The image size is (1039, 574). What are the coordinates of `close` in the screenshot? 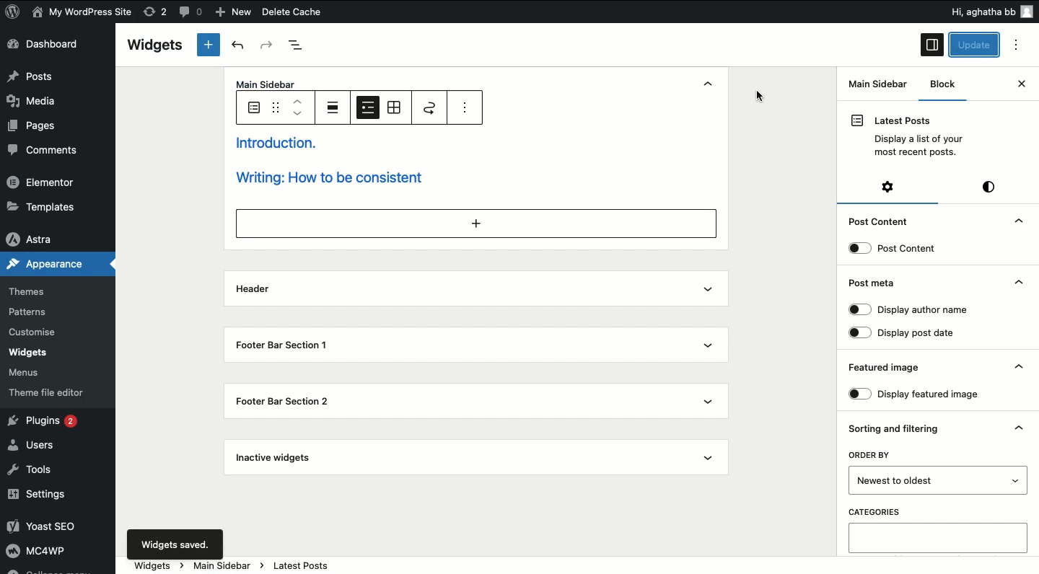 It's located at (1024, 82).